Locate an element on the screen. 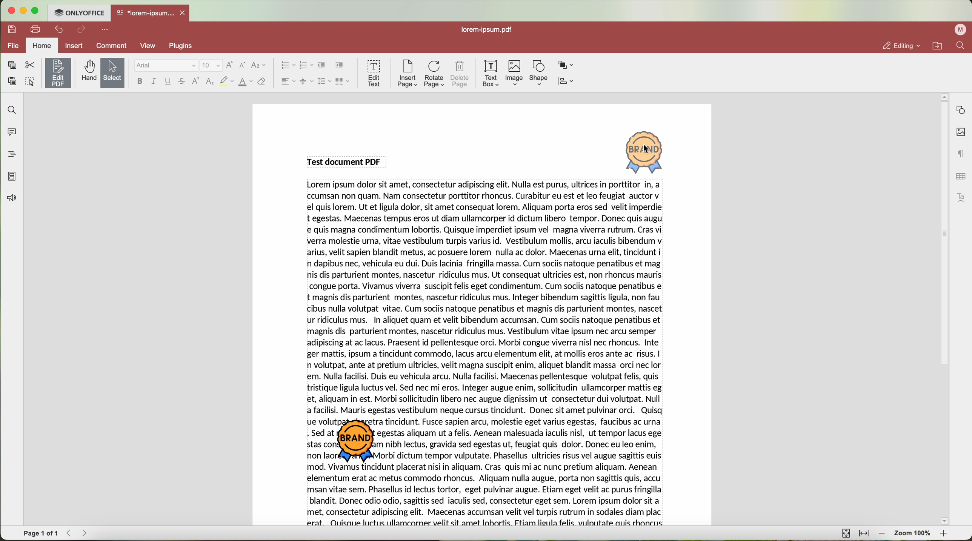 The image size is (972, 541). insert is located at coordinates (74, 45).